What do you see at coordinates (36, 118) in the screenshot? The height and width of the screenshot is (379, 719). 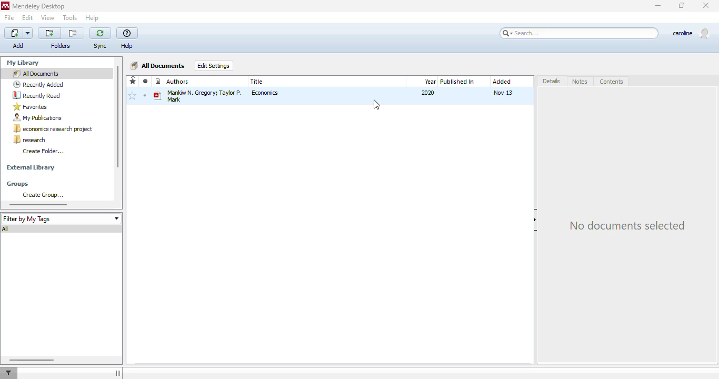 I see `my publications` at bounding box center [36, 118].